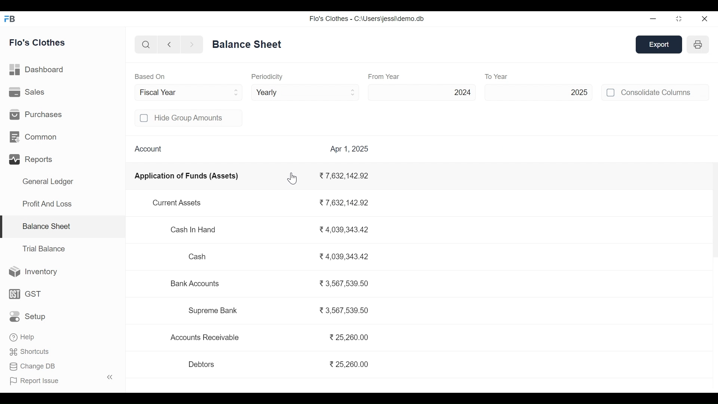 The image size is (718, 404). Describe the element at coordinates (36, 114) in the screenshot. I see `Purchases ` at that location.